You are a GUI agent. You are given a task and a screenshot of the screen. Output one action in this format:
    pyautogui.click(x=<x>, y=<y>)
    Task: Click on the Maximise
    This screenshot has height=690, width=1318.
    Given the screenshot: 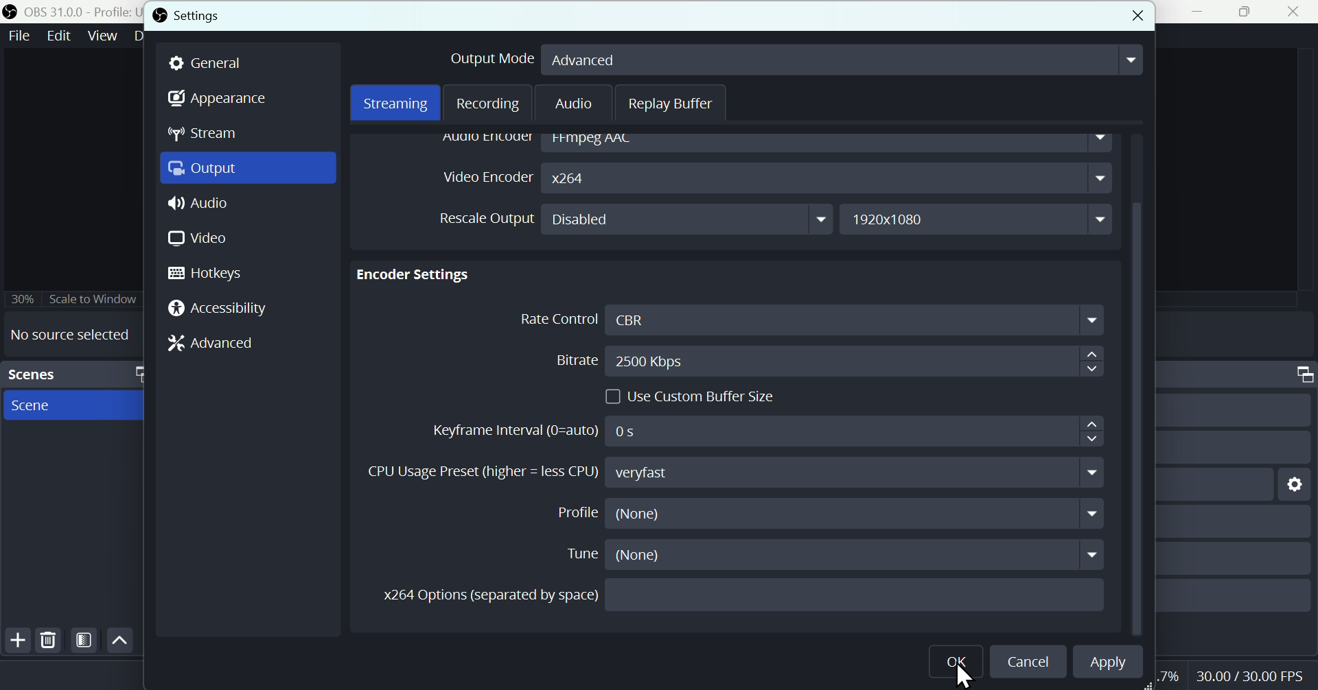 What is the action you would take?
    pyautogui.click(x=1247, y=12)
    